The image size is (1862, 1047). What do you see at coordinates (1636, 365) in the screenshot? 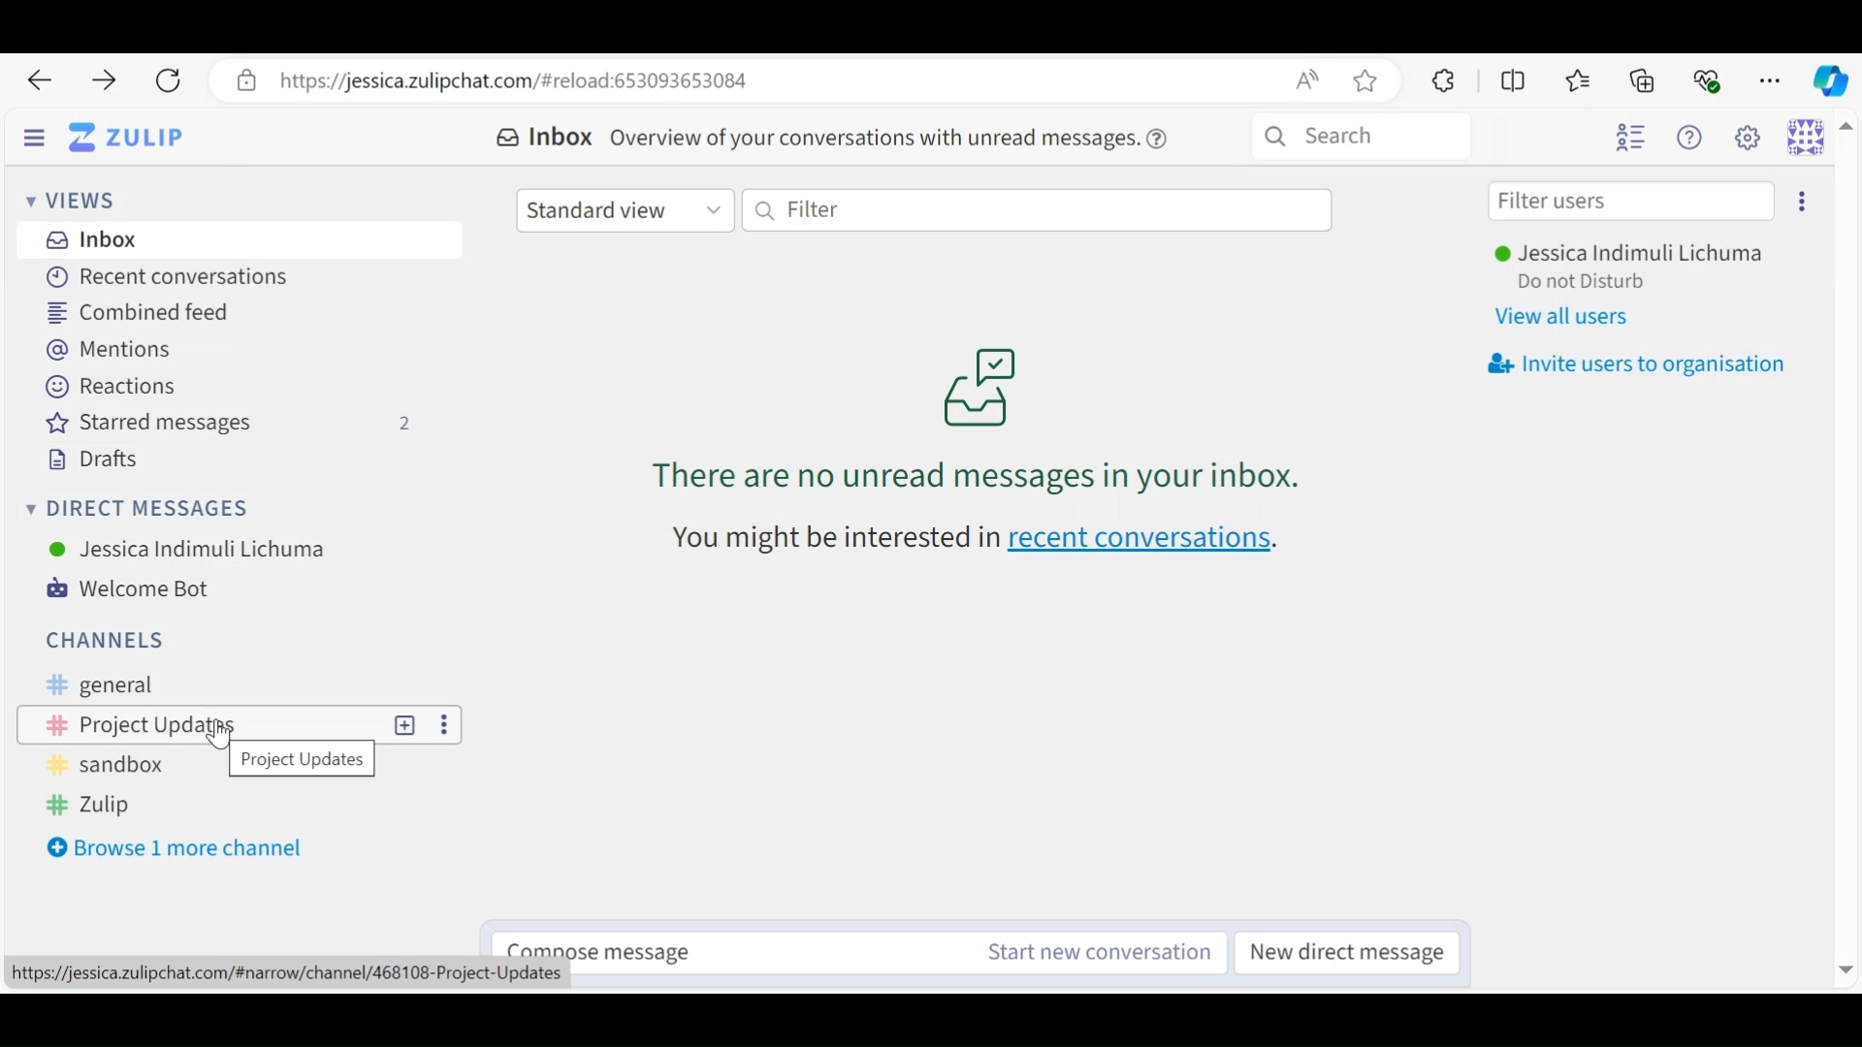
I see `Invite users to organisation` at bounding box center [1636, 365].